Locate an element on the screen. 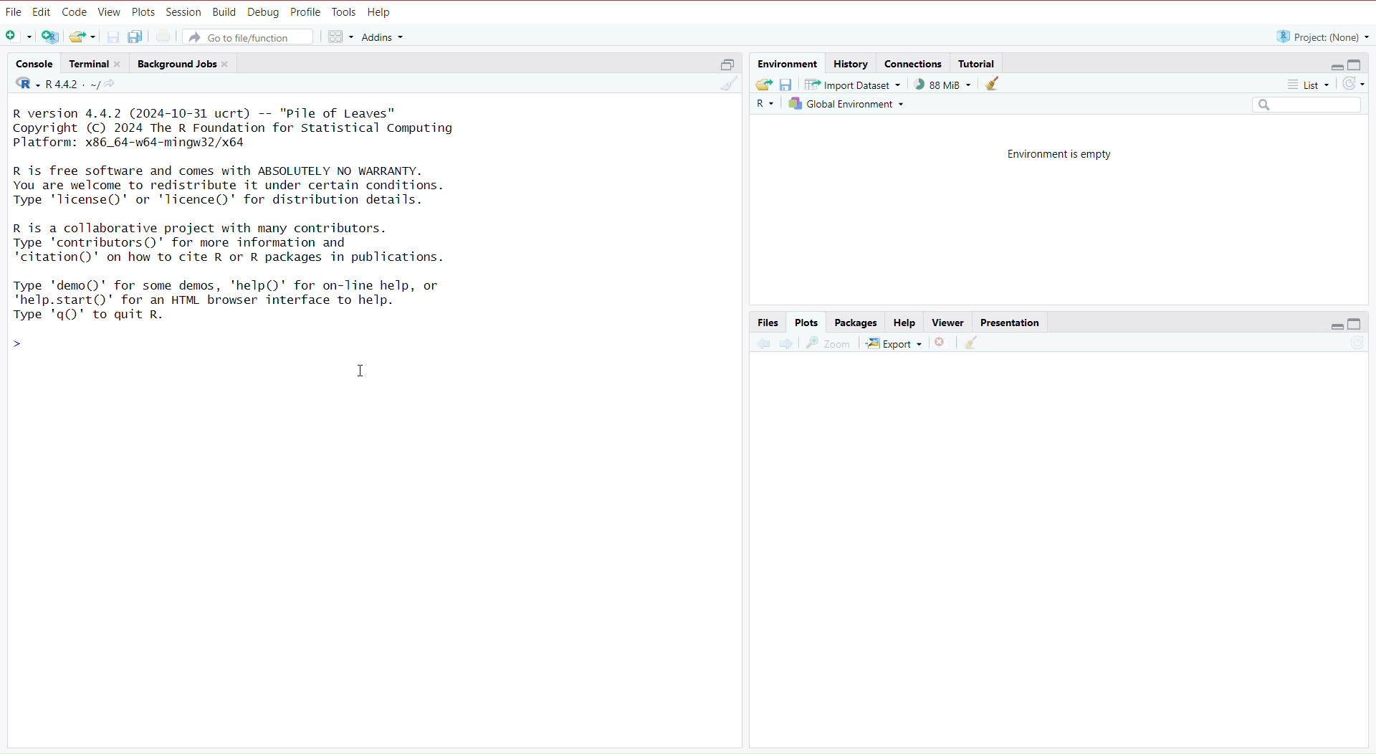 Image resolution: width=1376 pixels, height=754 pixels. presentation is located at coordinates (1013, 323).